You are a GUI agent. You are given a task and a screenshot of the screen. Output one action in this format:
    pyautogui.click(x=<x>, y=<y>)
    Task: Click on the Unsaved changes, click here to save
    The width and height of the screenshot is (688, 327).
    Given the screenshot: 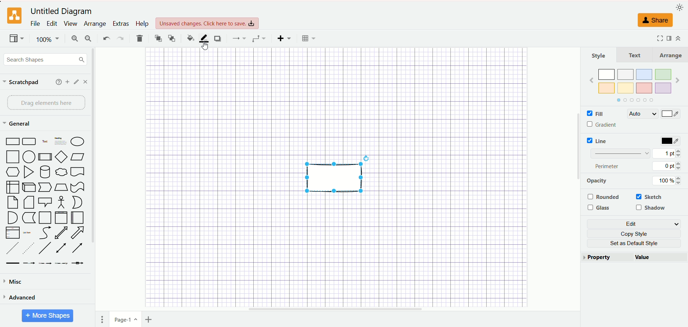 What is the action you would take?
    pyautogui.click(x=207, y=23)
    